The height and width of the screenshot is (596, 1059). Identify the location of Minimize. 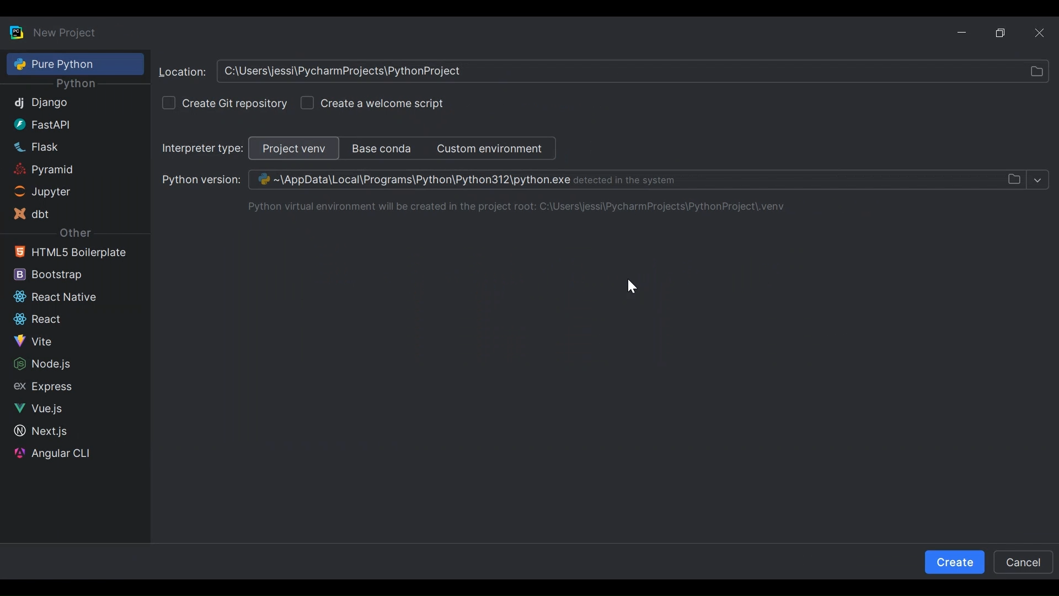
(965, 31).